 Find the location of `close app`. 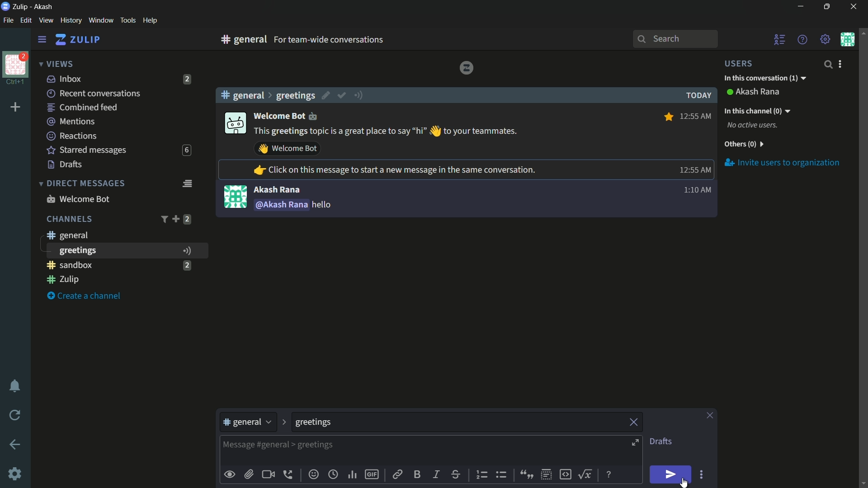

close app is located at coordinates (852, 7).